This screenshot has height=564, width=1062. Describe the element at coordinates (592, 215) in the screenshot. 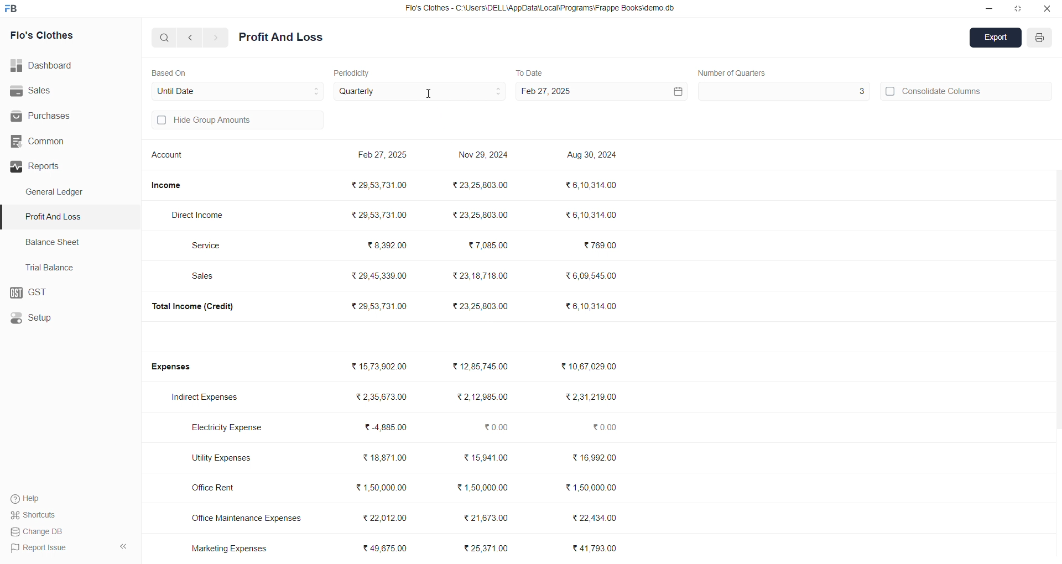

I see `₹6,10,314.00` at that location.